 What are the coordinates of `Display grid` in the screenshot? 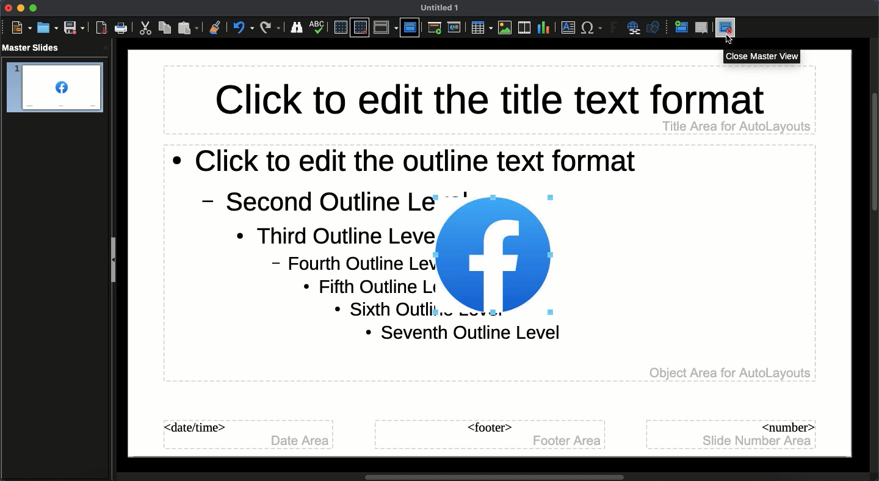 It's located at (341, 27).